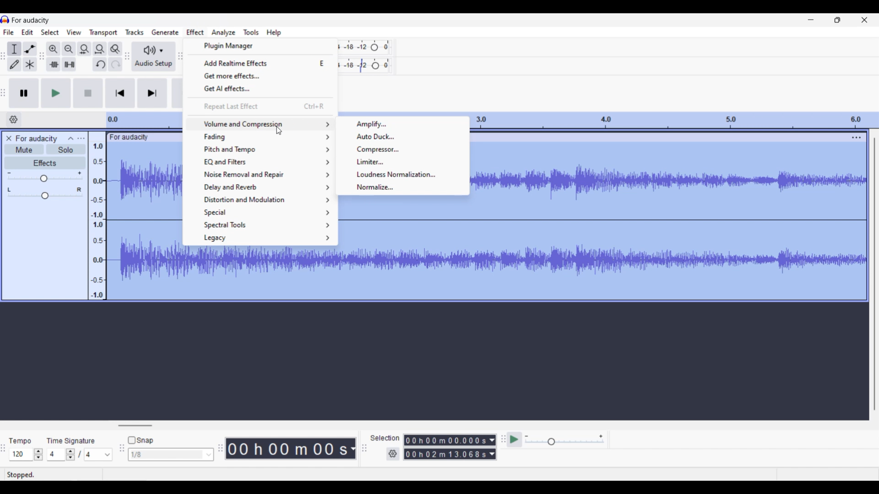  What do you see at coordinates (153, 56) in the screenshot?
I see `Audio setup` at bounding box center [153, 56].